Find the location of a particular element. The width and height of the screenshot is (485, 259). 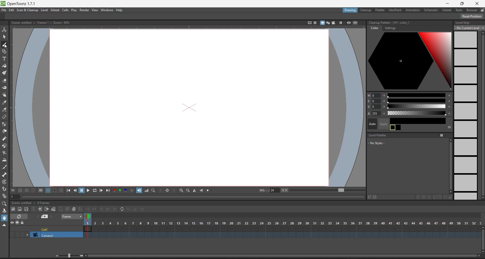

magnet tool is located at coordinates (6, 145).